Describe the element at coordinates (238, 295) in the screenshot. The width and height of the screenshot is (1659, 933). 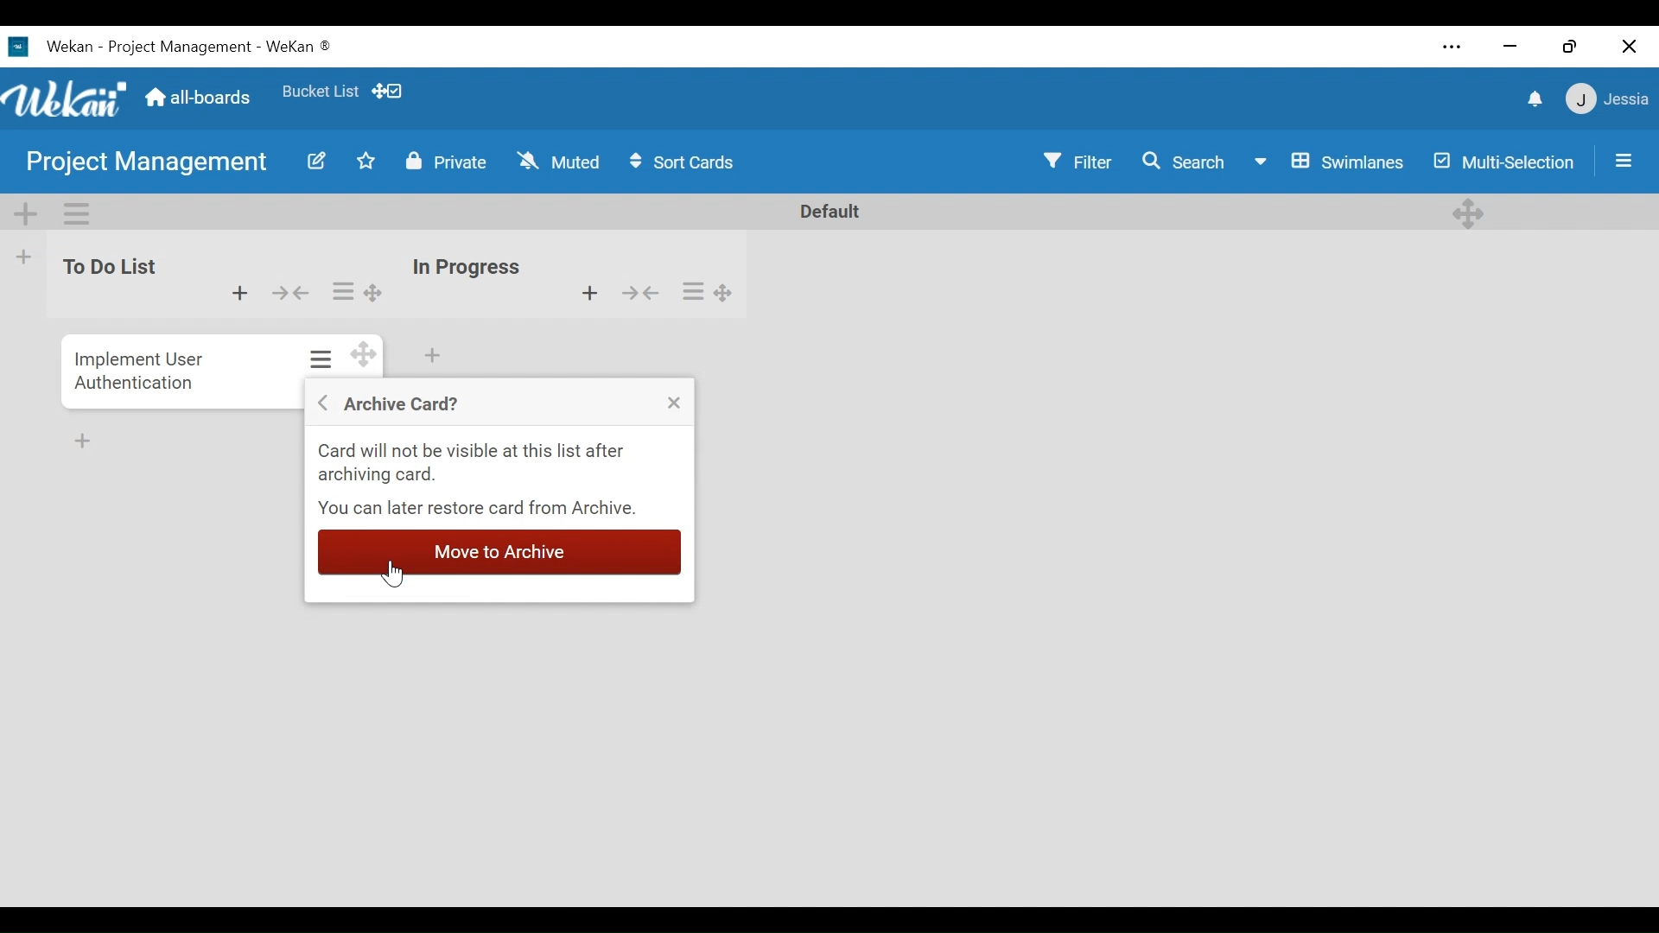
I see `add` at that location.